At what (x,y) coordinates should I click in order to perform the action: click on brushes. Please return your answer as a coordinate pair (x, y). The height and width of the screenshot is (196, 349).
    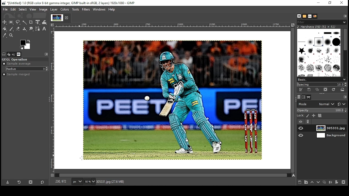
    Looking at the image, I should click on (321, 22).